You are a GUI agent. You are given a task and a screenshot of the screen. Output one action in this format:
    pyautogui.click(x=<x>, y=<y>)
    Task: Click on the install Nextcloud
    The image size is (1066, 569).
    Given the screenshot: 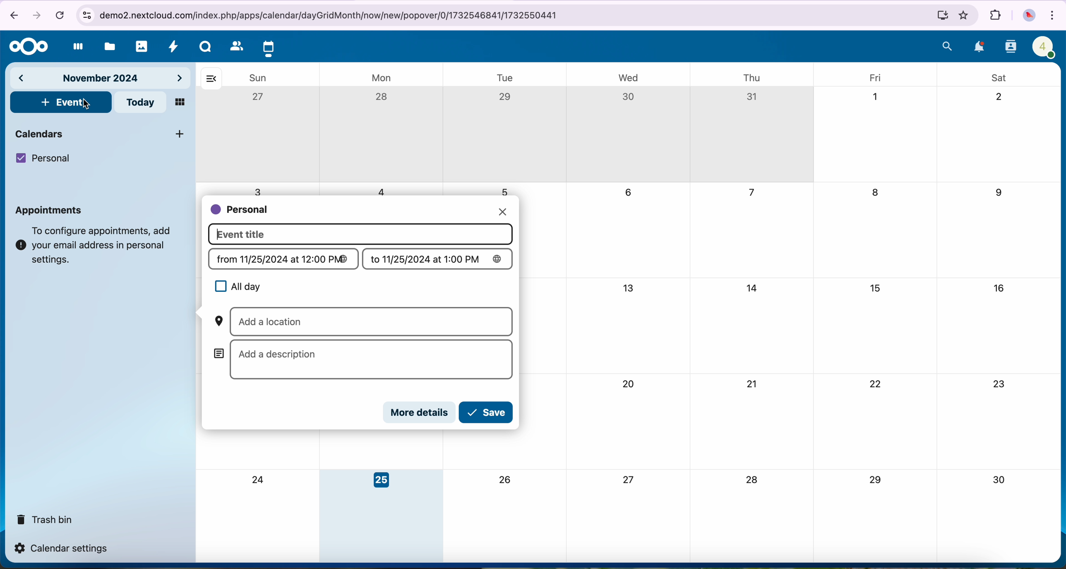 What is the action you would take?
    pyautogui.click(x=941, y=14)
    